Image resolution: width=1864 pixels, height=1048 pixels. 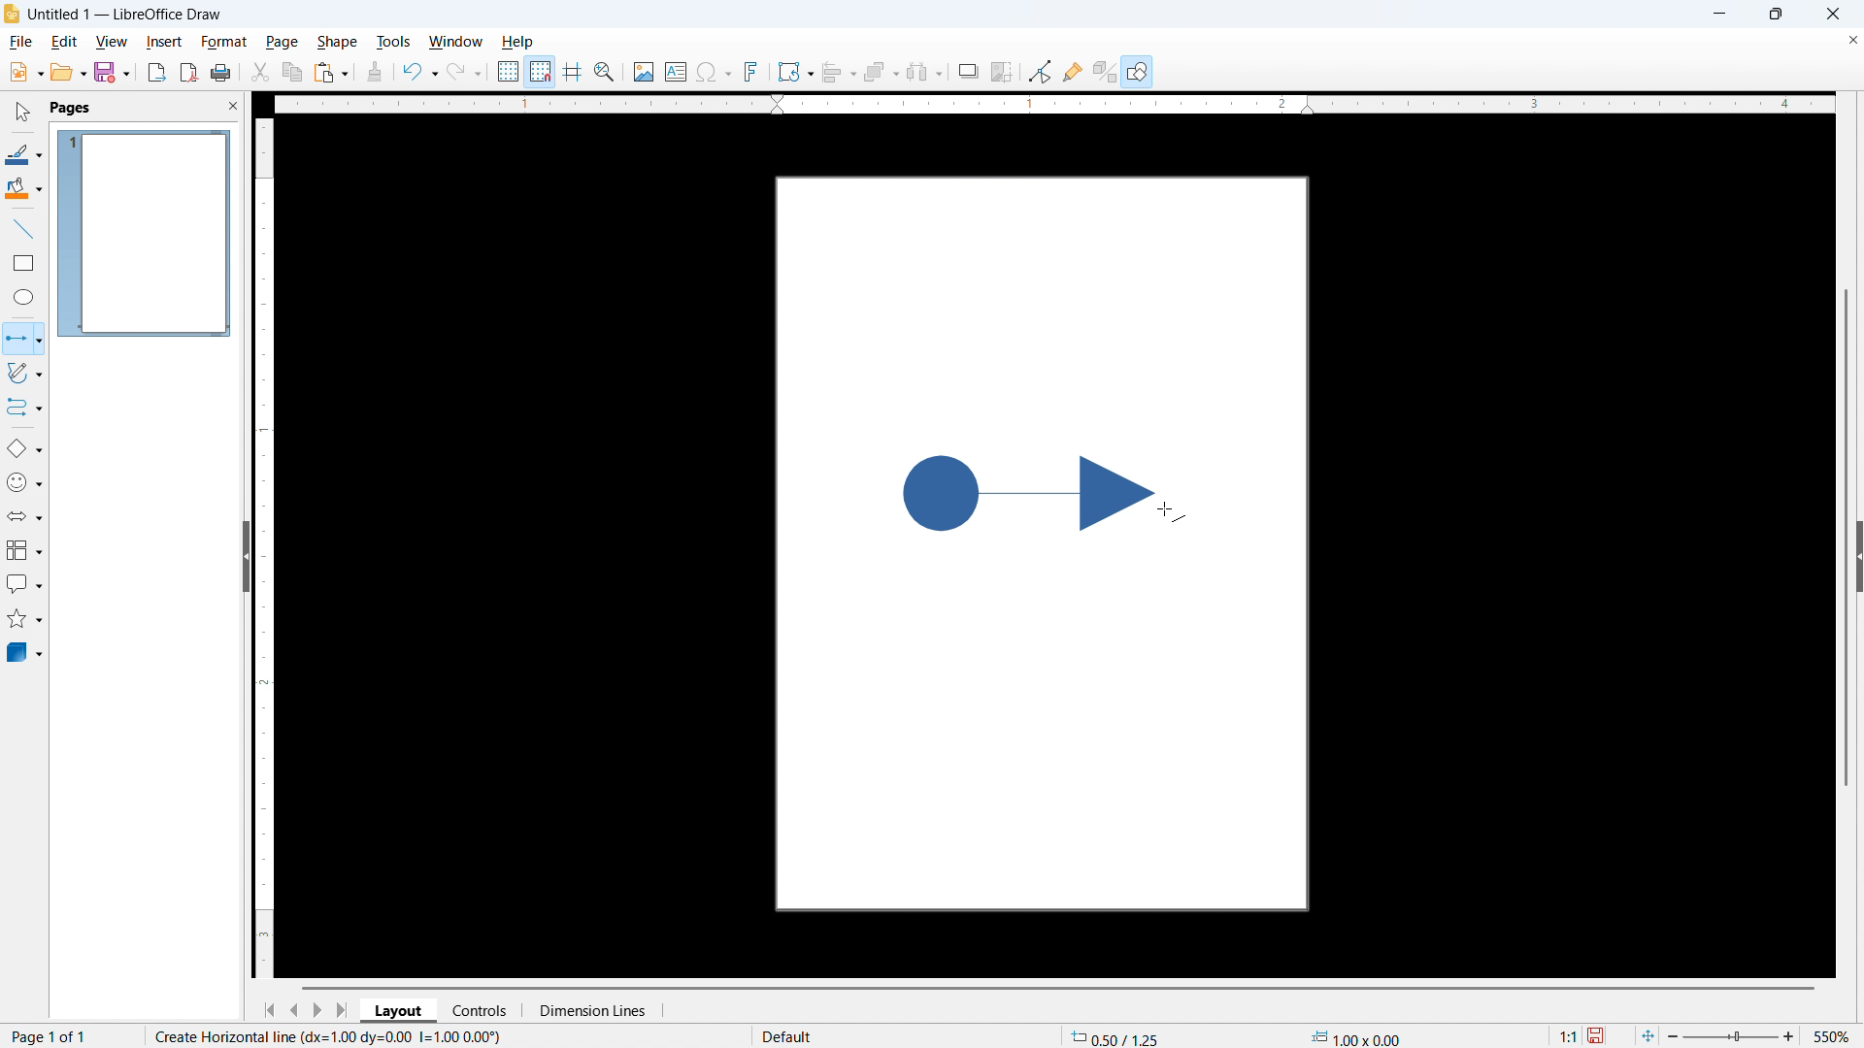 What do you see at coordinates (24, 296) in the screenshot?
I see `Ellipse ` at bounding box center [24, 296].